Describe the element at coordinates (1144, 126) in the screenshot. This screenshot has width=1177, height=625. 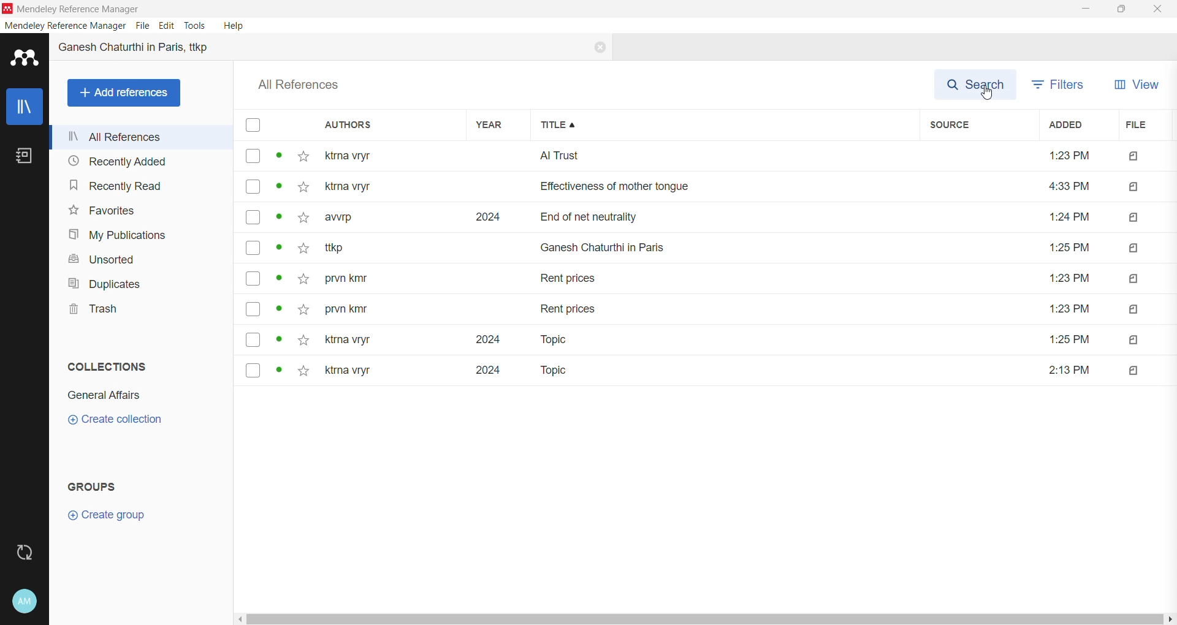
I see `File` at that location.